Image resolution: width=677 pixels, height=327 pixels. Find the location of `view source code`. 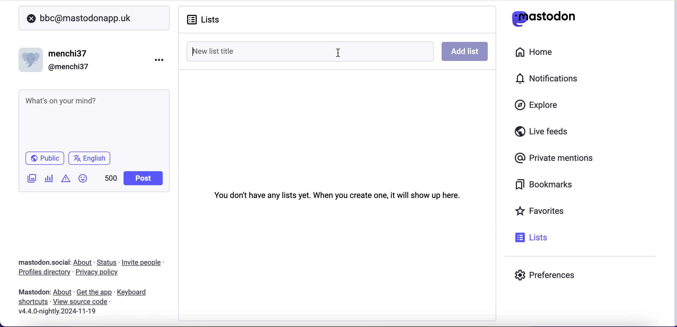

view source code is located at coordinates (82, 302).